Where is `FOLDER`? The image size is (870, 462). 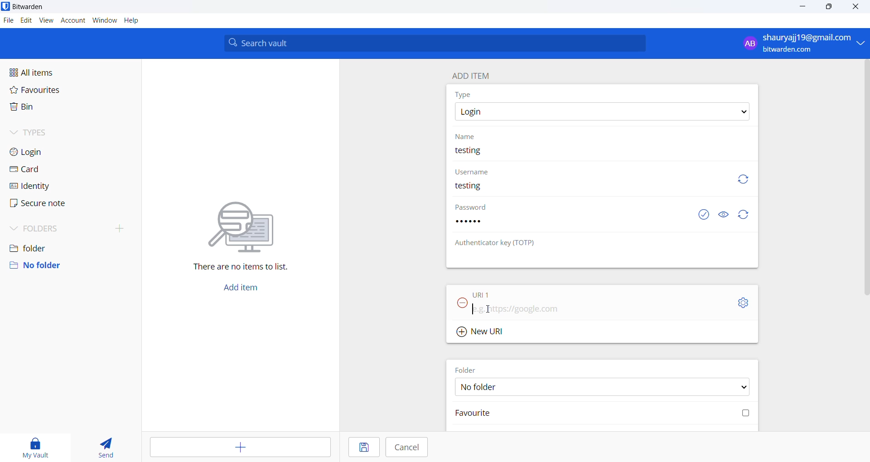
FOLDER is located at coordinates (468, 369).